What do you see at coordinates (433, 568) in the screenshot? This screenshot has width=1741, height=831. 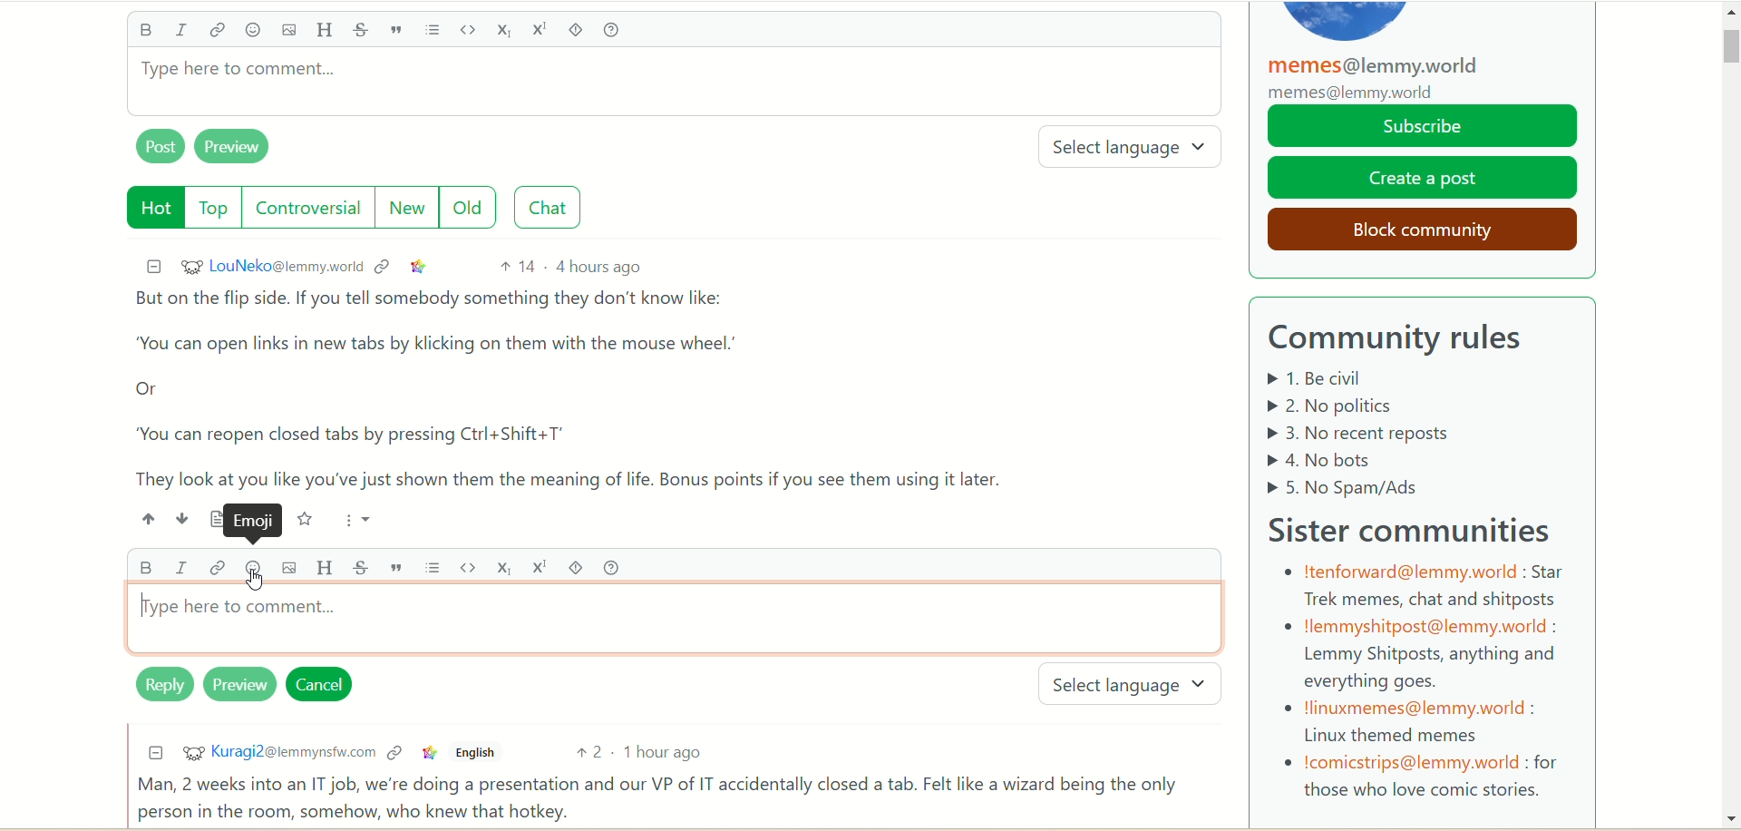 I see `list` at bounding box center [433, 568].